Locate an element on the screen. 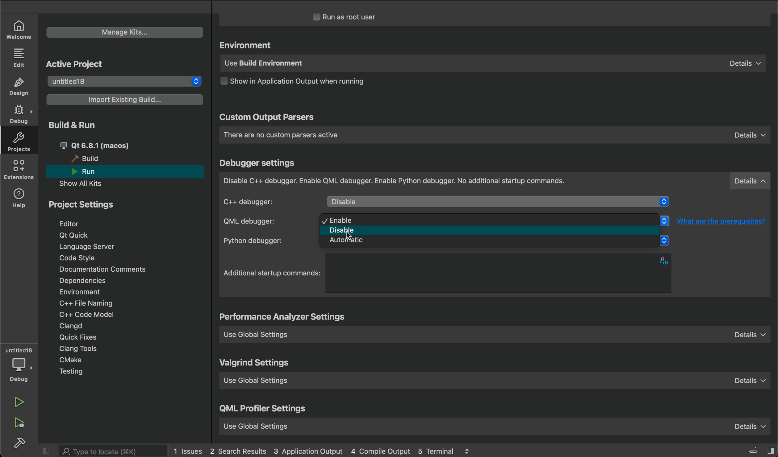 The image size is (778, 457). output is located at coordinates (303, 83).